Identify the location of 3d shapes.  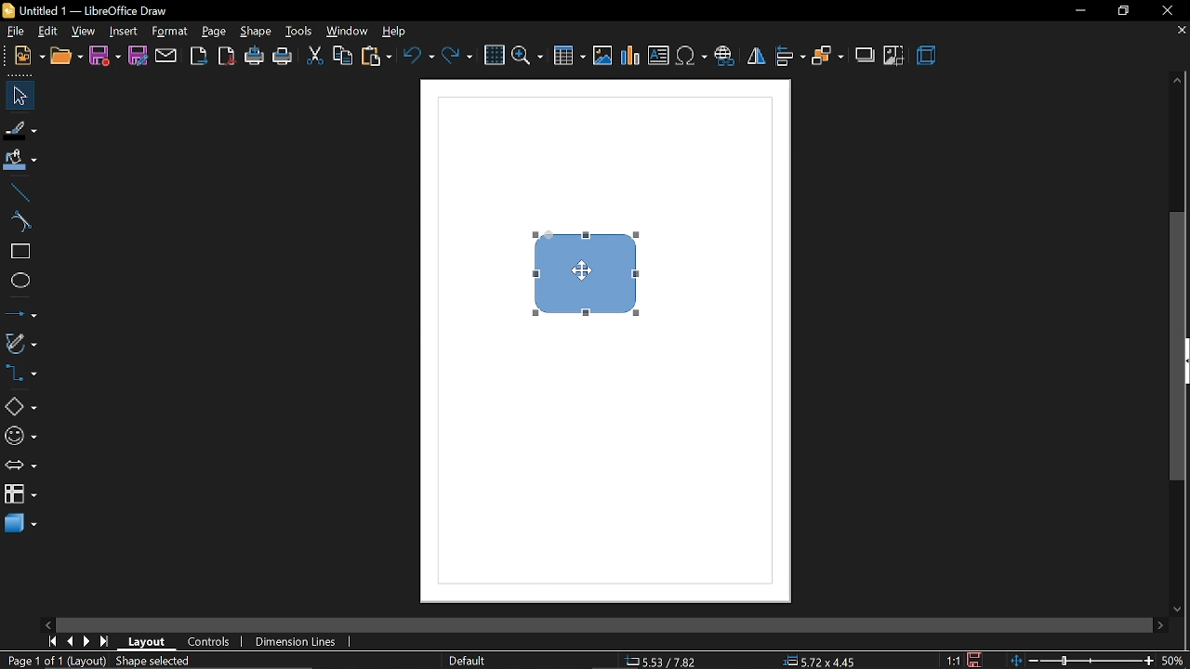
(20, 524).